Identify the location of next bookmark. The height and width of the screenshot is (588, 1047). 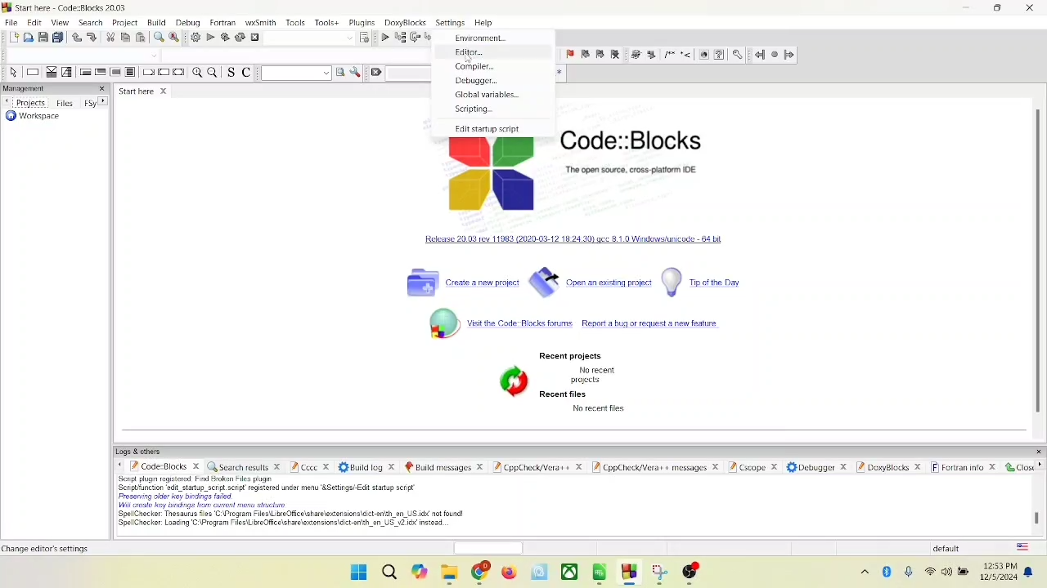
(600, 53).